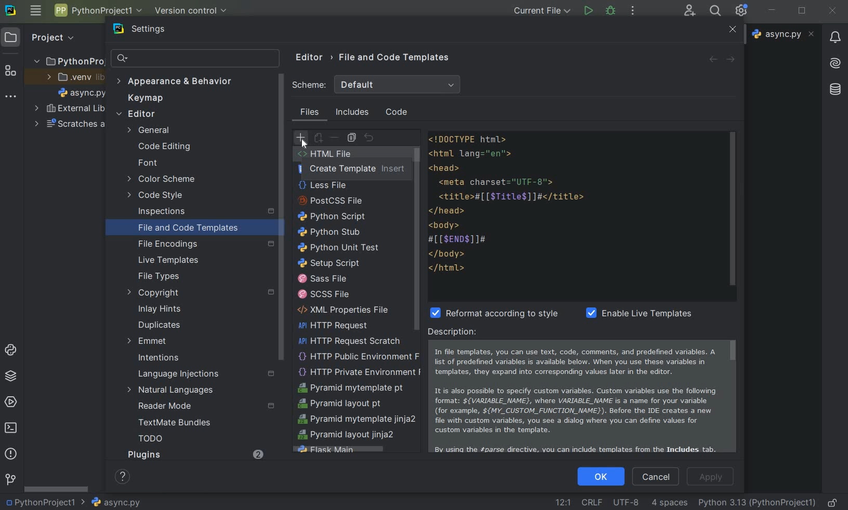  What do you see at coordinates (165, 326) in the screenshot?
I see `duplicates` at bounding box center [165, 326].